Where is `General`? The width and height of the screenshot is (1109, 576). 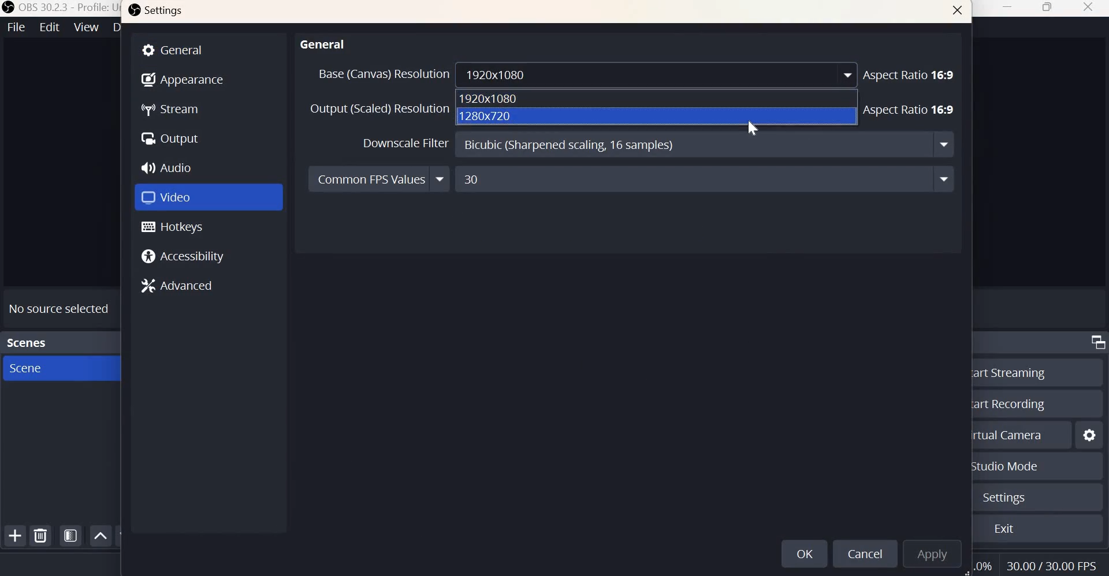
General is located at coordinates (209, 49).